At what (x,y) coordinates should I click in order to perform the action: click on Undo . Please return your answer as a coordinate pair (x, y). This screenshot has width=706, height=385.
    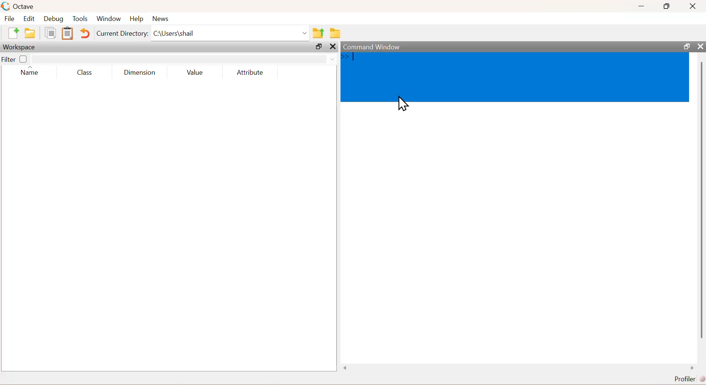
    Looking at the image, I should click on (85, 33).